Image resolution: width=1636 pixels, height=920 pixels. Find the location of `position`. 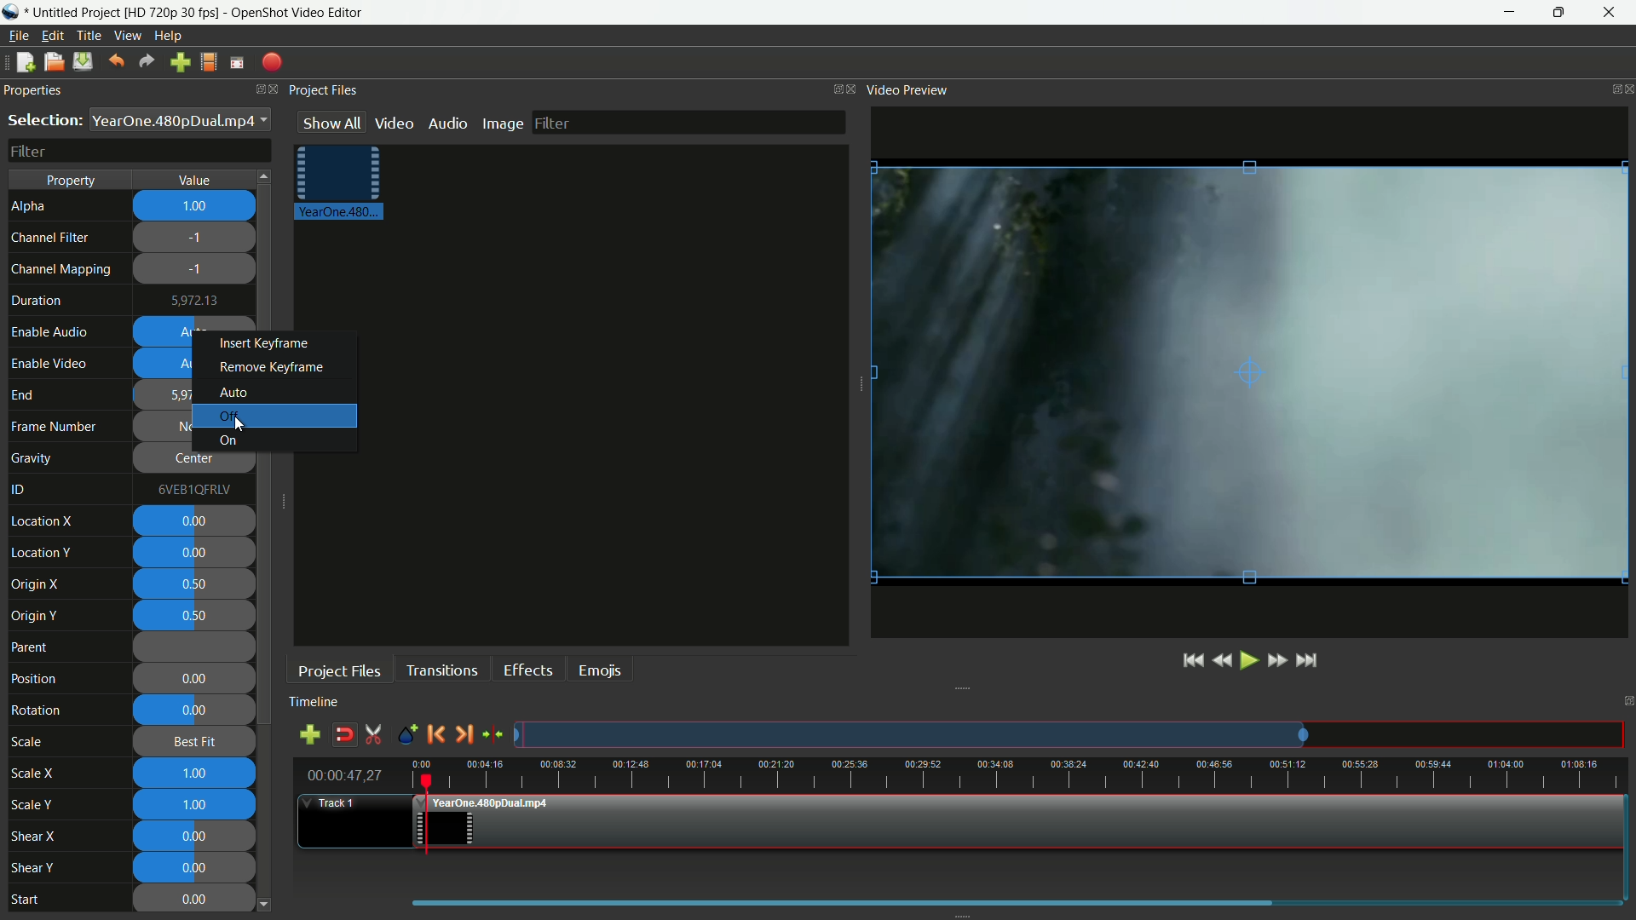

position is located at coordinates (34, 678).